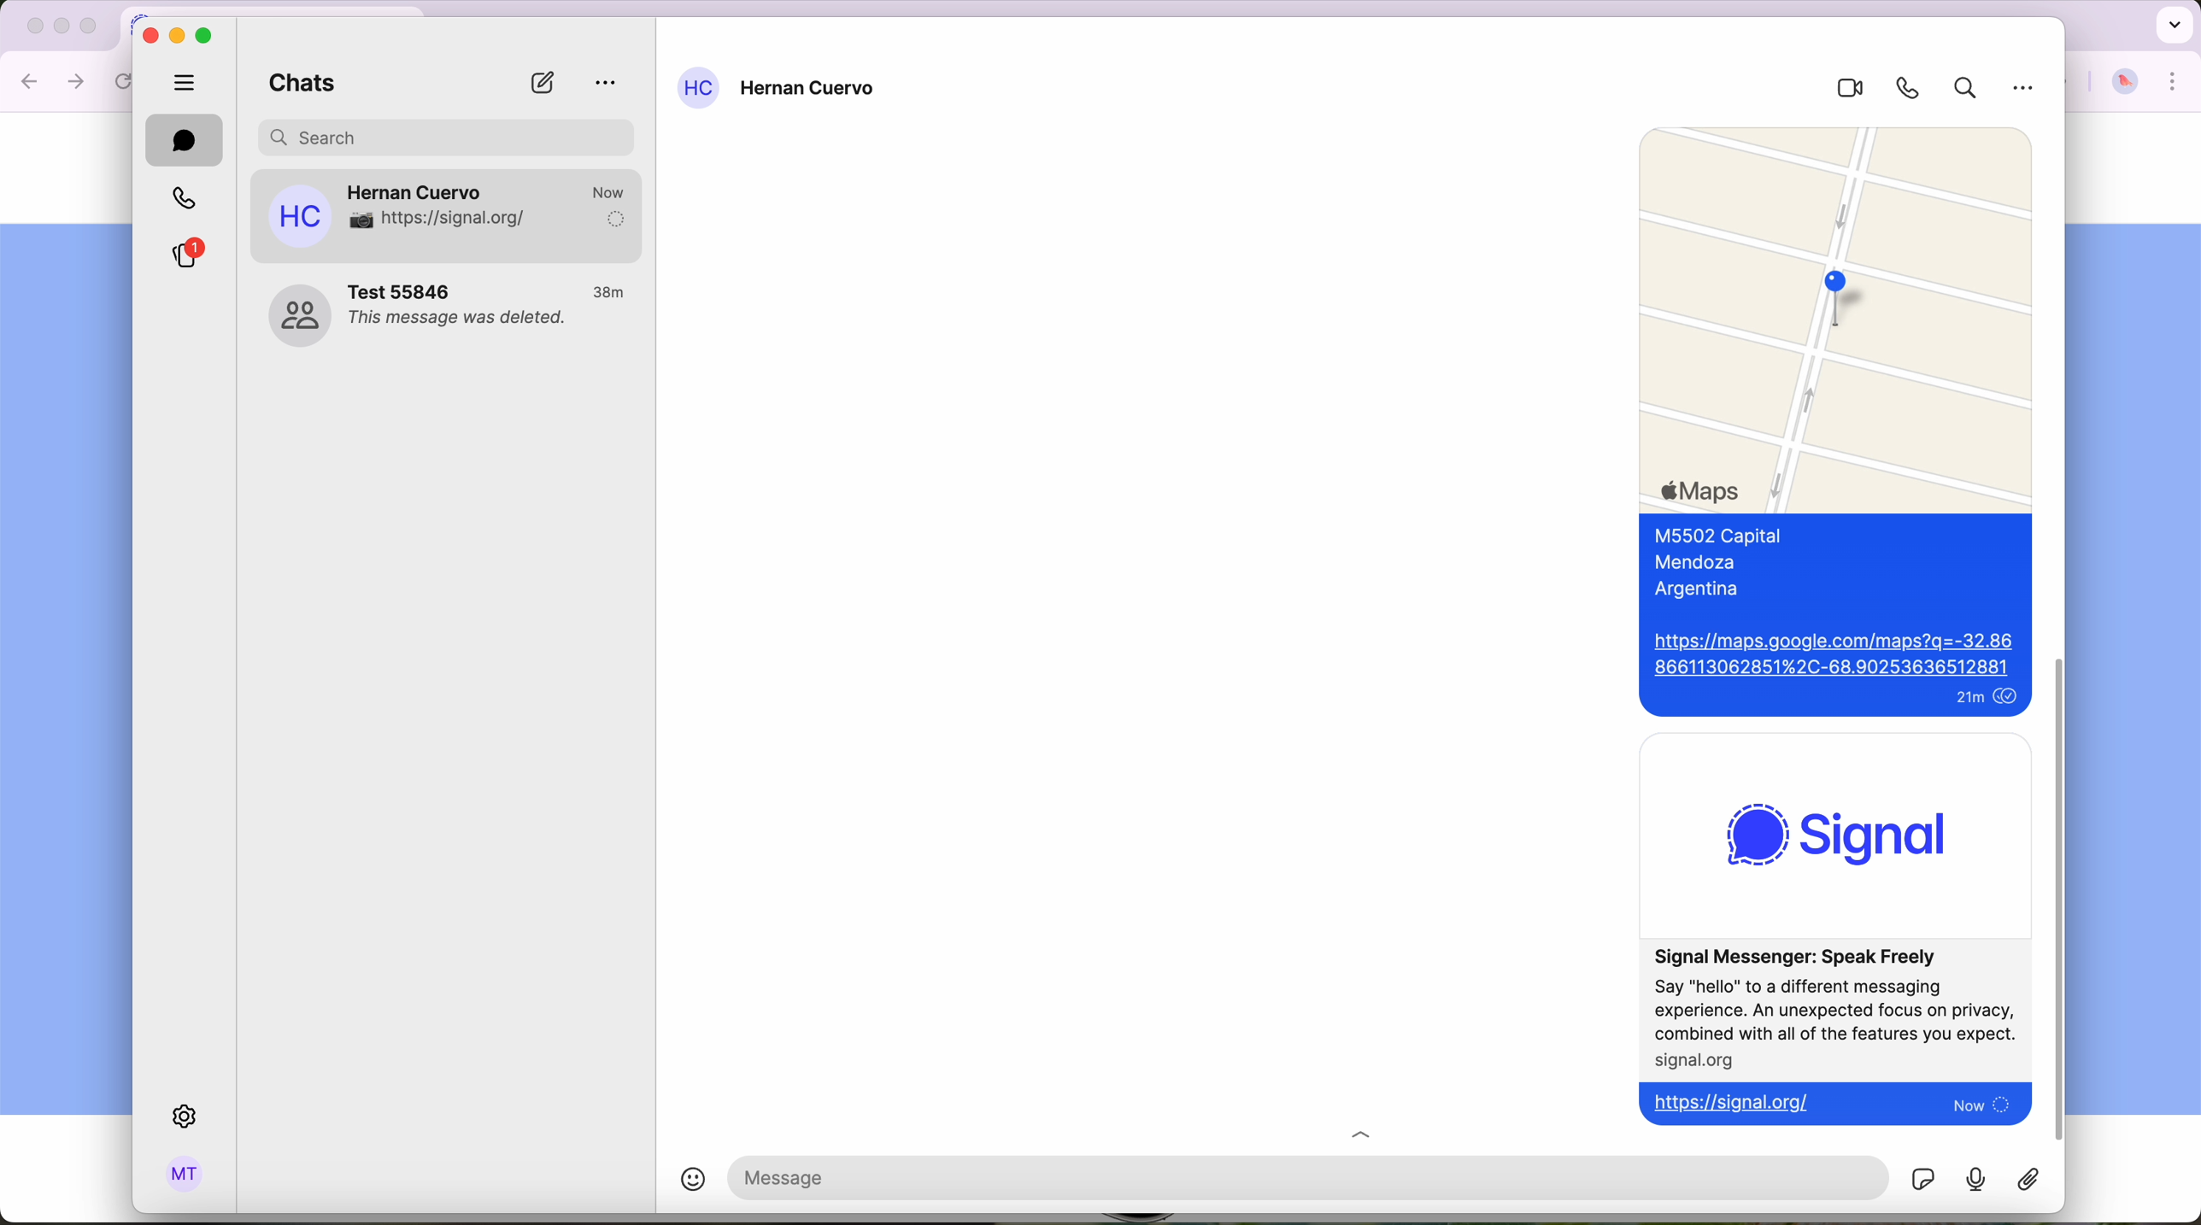  I want to click on signal logo, so click(1849, 831).